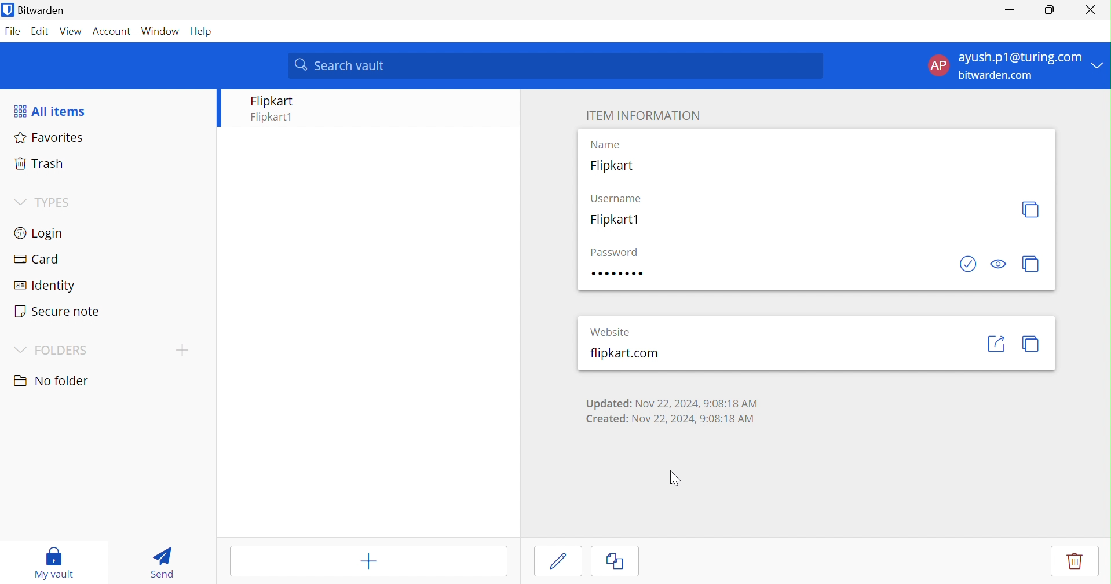 The image size is (1111, 584). Describe the element at coordinates (69, 31) in the screenshot. I see `View` at that location.